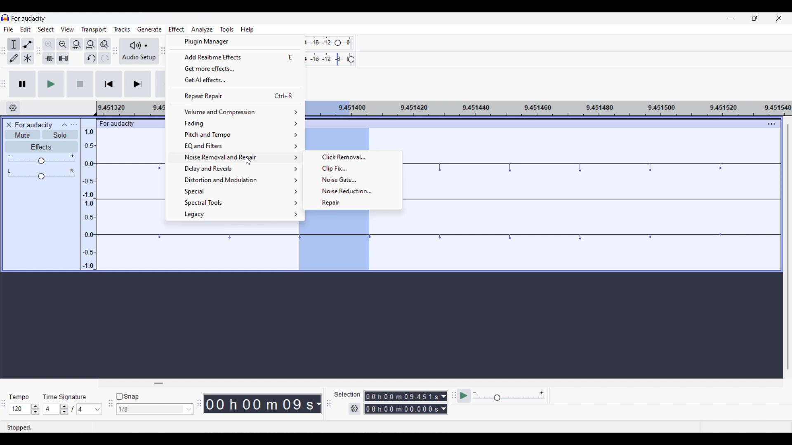 The height and width of the screenshot is (445, 792). What do you see at coordinates (105, 58) in the screenshot?
I see `Redo` at bounding box center [105, 58].